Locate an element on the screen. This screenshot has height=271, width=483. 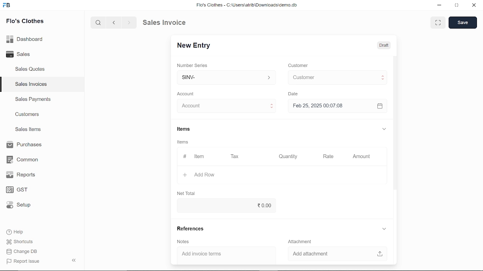
Purchases is located at coordinates (25, 145).